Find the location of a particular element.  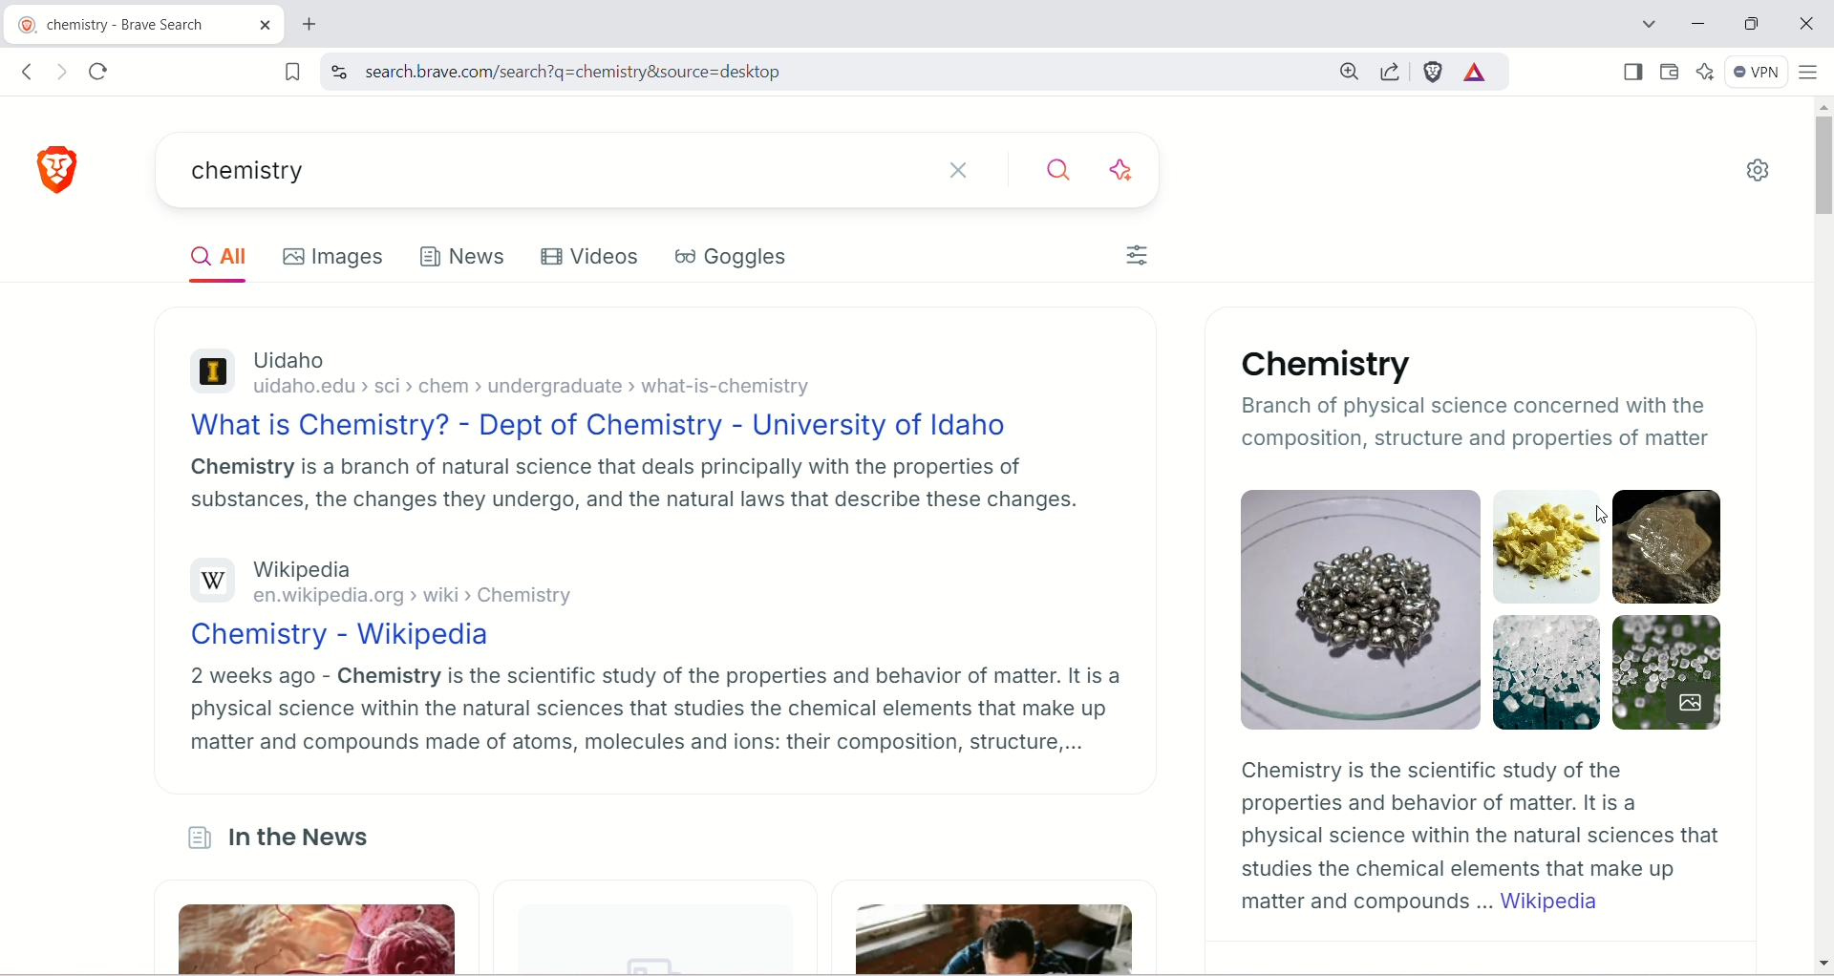

Wikipedia is located at coordinates (318, 568).